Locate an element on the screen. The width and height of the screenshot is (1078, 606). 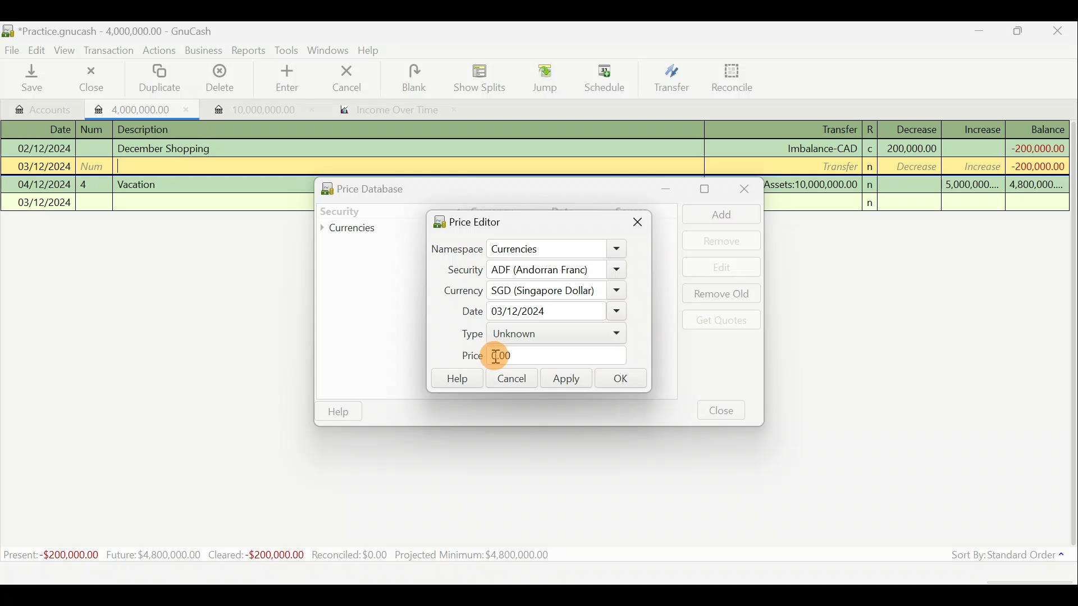
enter is located at coordinates (291, 79).